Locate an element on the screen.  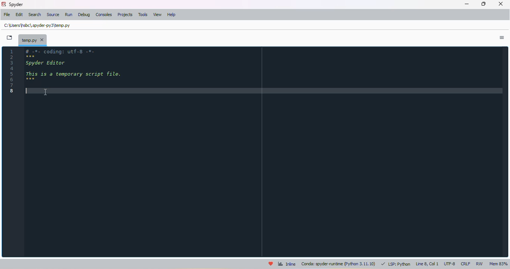
search is located at coordinates (35, 15).